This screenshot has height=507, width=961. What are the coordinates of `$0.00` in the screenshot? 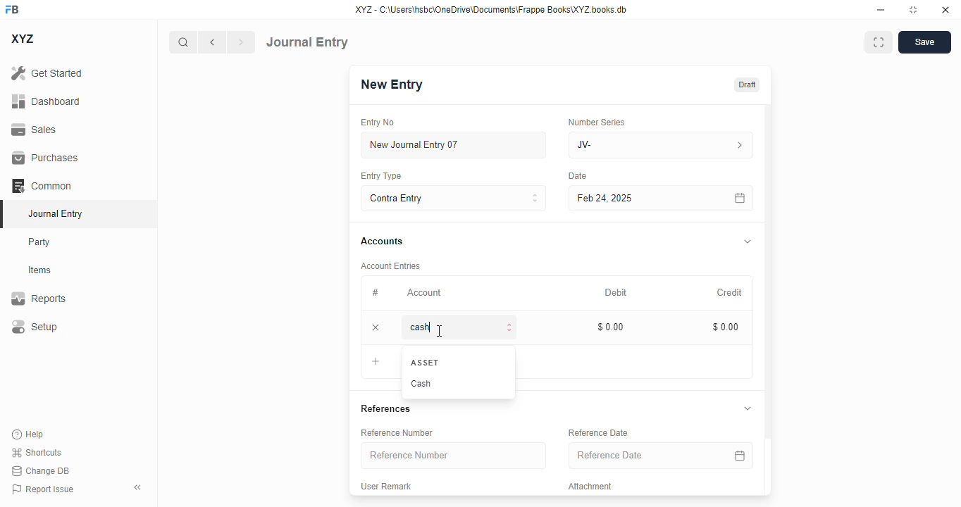 It's located at (612, 327).